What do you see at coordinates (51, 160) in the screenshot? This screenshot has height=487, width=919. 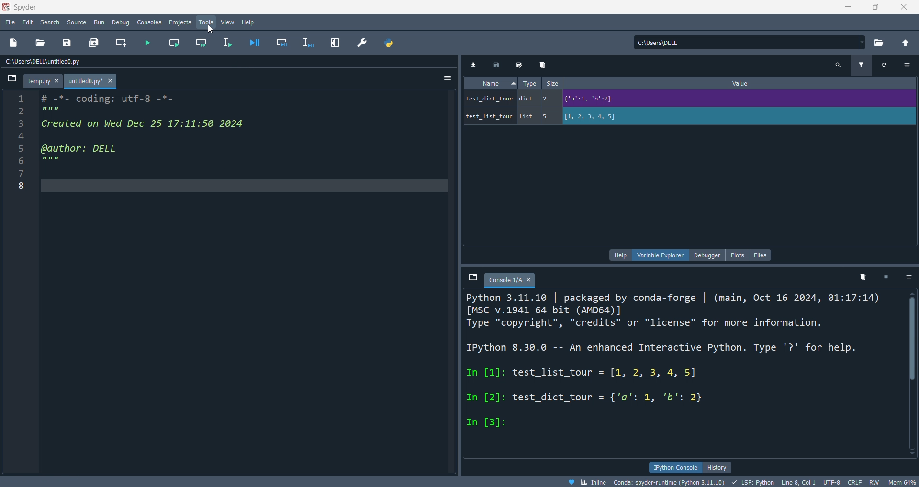 I see `6 """"` at bounding box center [51, 160].